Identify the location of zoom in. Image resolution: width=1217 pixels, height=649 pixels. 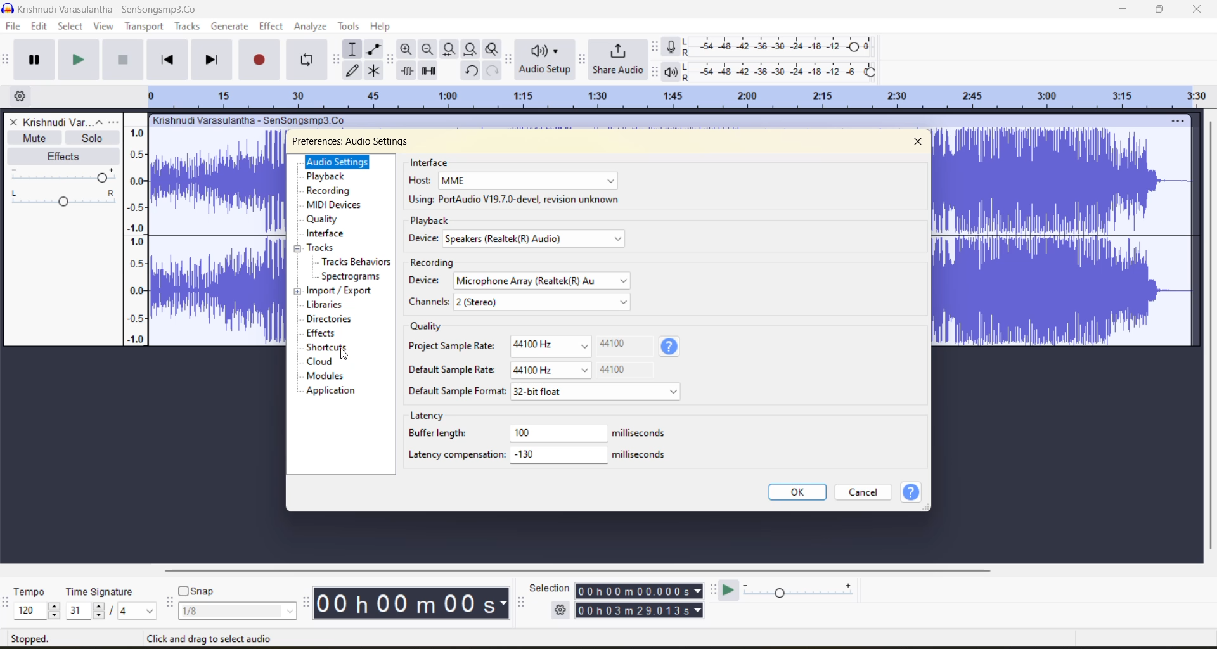
(406, 49).